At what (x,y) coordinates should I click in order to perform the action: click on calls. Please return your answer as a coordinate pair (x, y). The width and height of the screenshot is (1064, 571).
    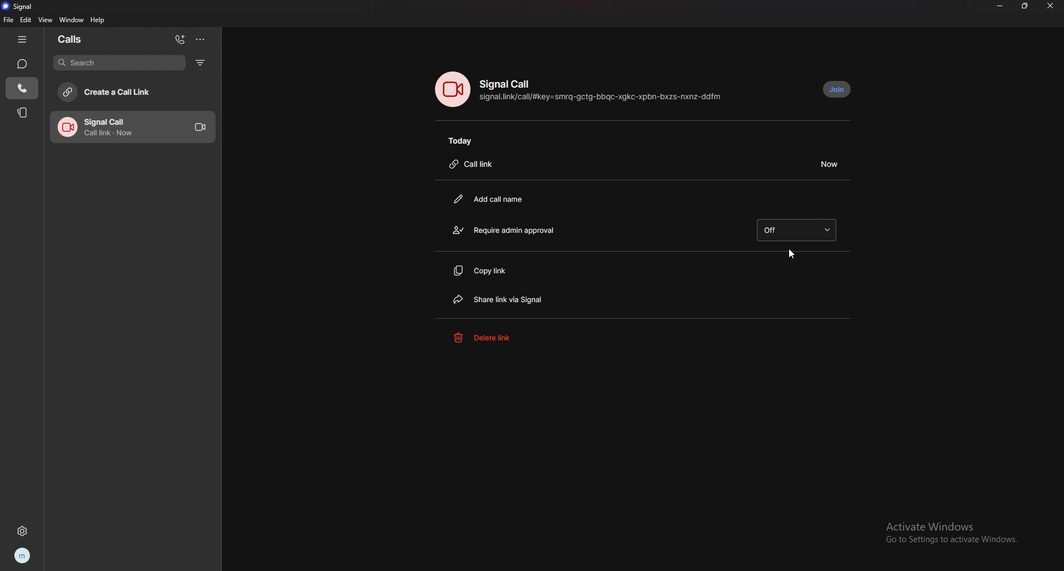
    Looking at the image, I should click on (22, 89).